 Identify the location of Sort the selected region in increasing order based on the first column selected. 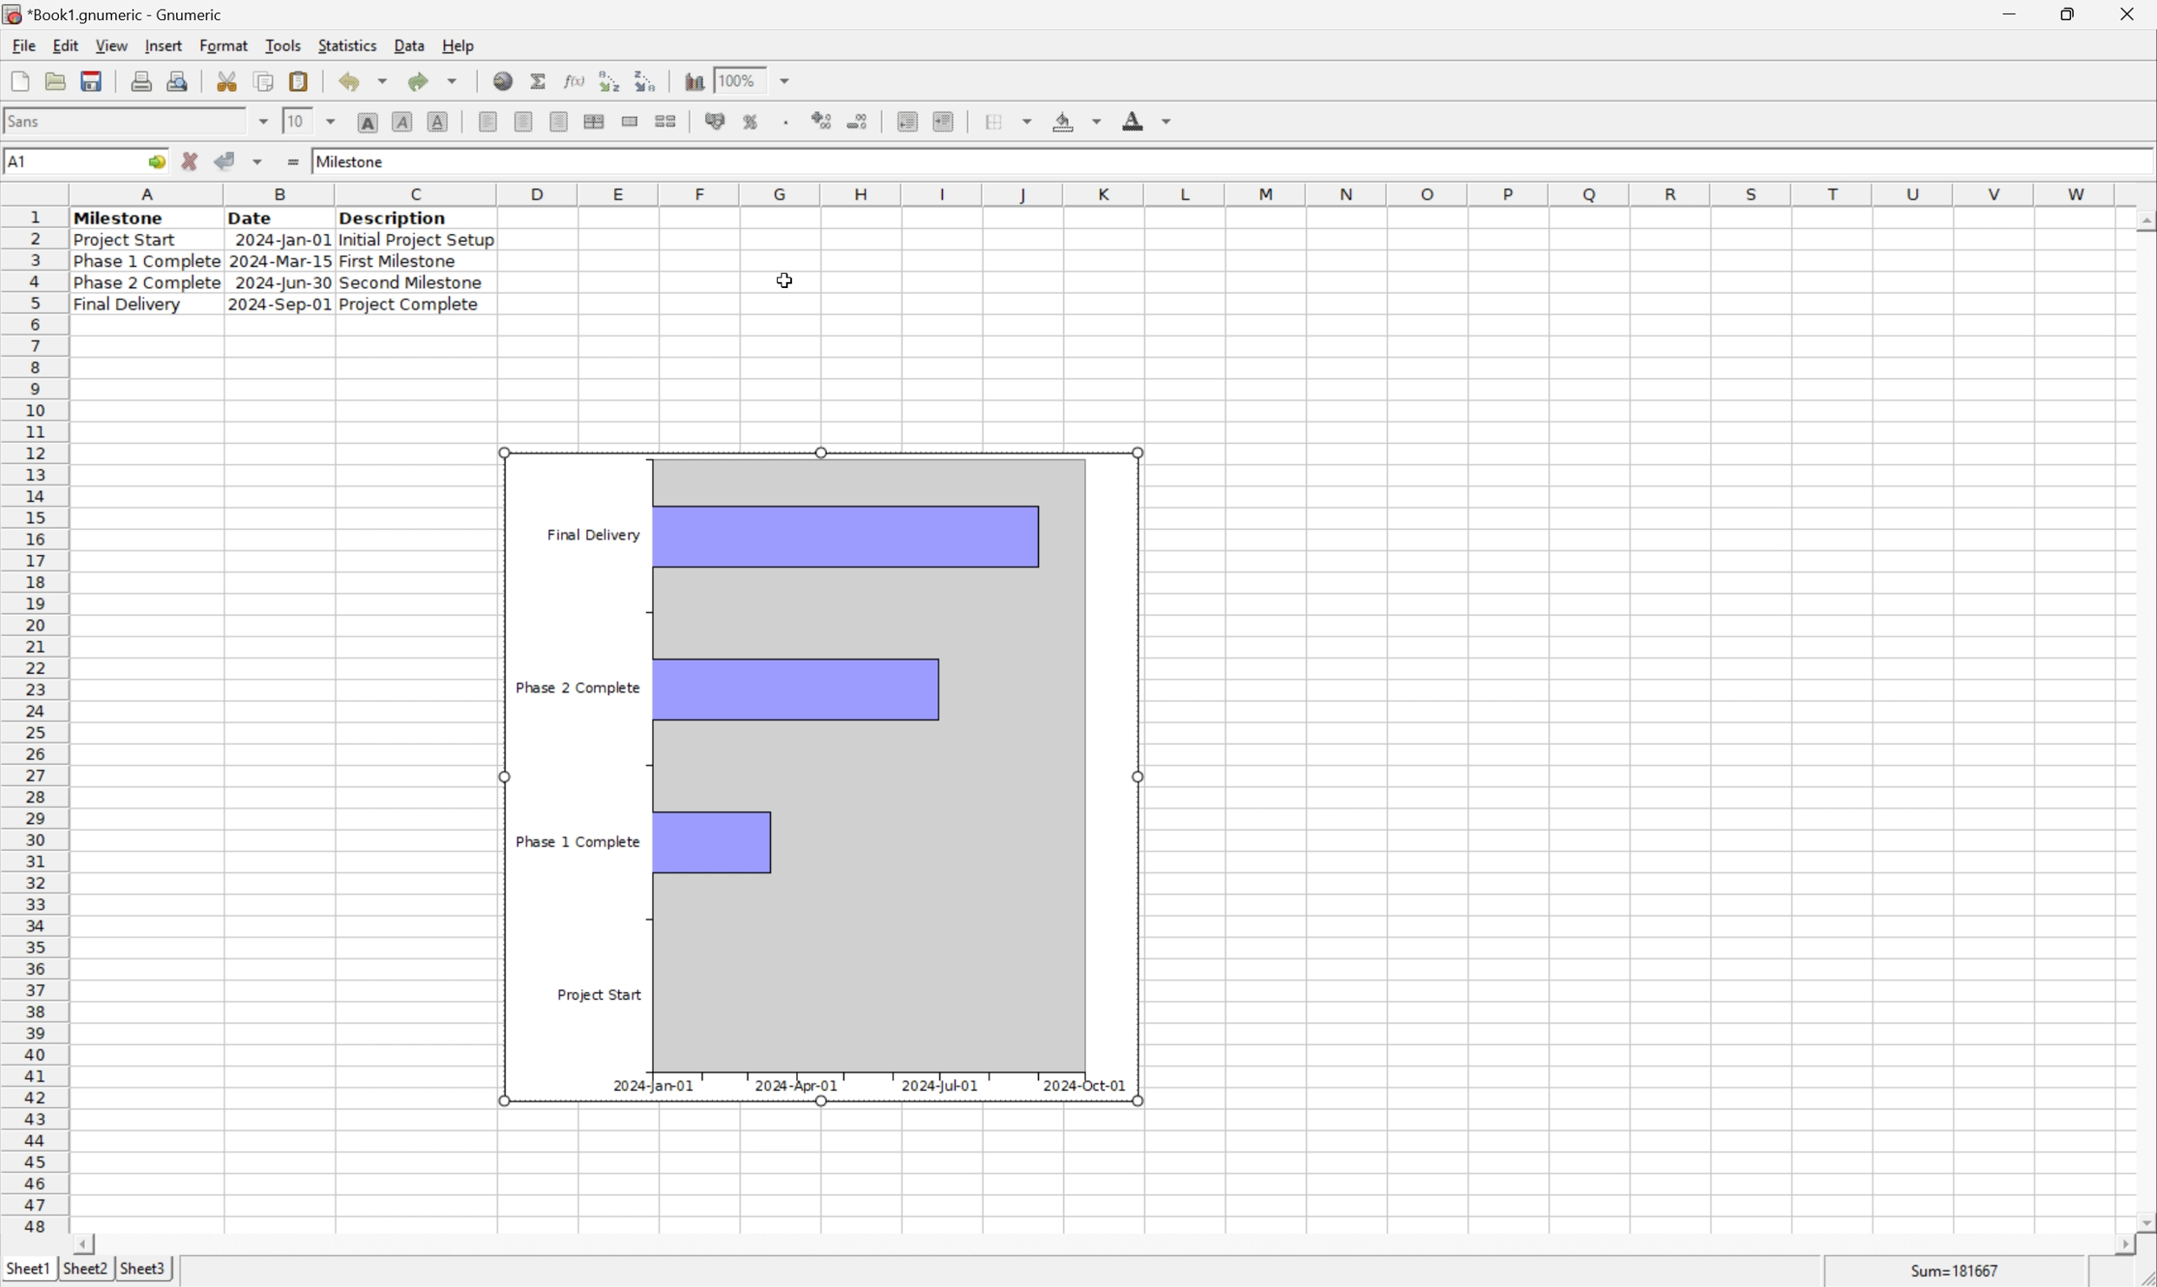
(605, 81).